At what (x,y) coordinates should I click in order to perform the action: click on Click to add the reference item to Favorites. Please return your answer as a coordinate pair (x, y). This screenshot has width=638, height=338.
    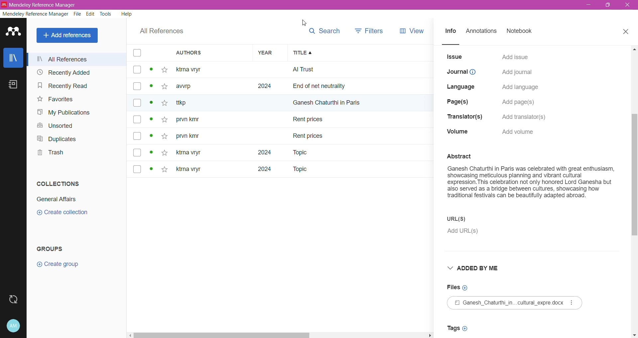
    Looking at the image, I should click on (166, 120).